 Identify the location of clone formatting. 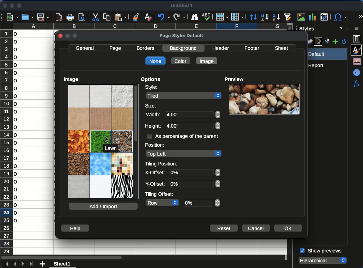
(136, 17).